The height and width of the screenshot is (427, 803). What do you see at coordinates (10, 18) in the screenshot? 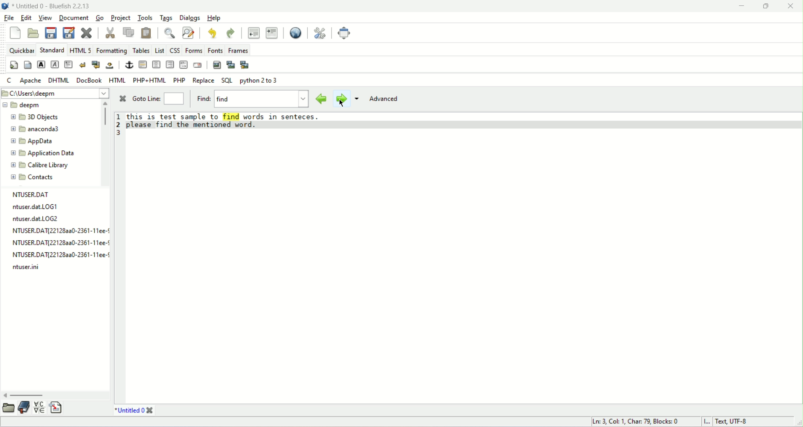
I see `file` at bounding box center [10, 18].